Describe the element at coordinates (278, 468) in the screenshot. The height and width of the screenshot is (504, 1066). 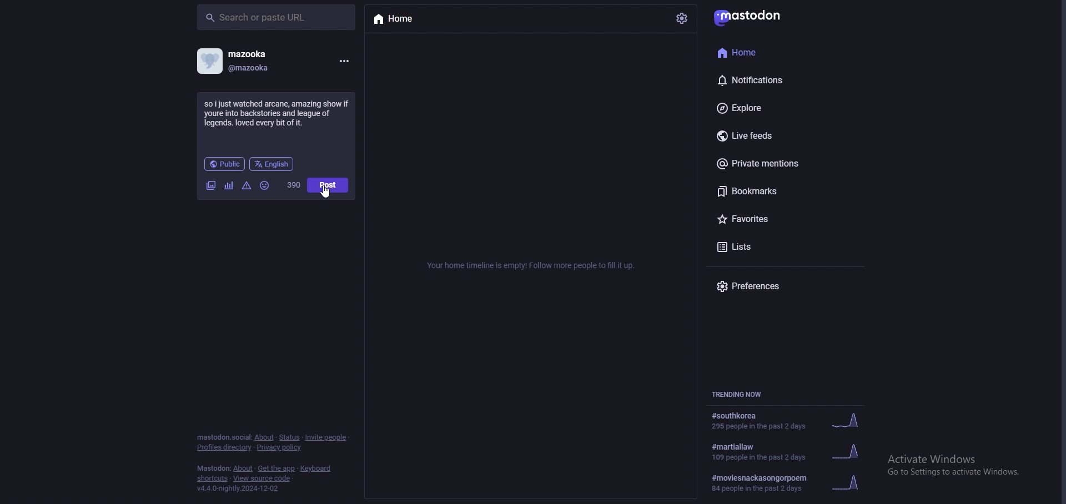
I see `get the app` at that location.